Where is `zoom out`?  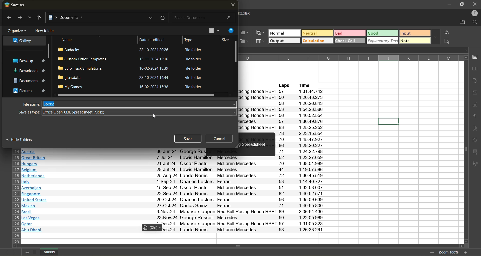 zoom out is located at coordinates (432, 253).